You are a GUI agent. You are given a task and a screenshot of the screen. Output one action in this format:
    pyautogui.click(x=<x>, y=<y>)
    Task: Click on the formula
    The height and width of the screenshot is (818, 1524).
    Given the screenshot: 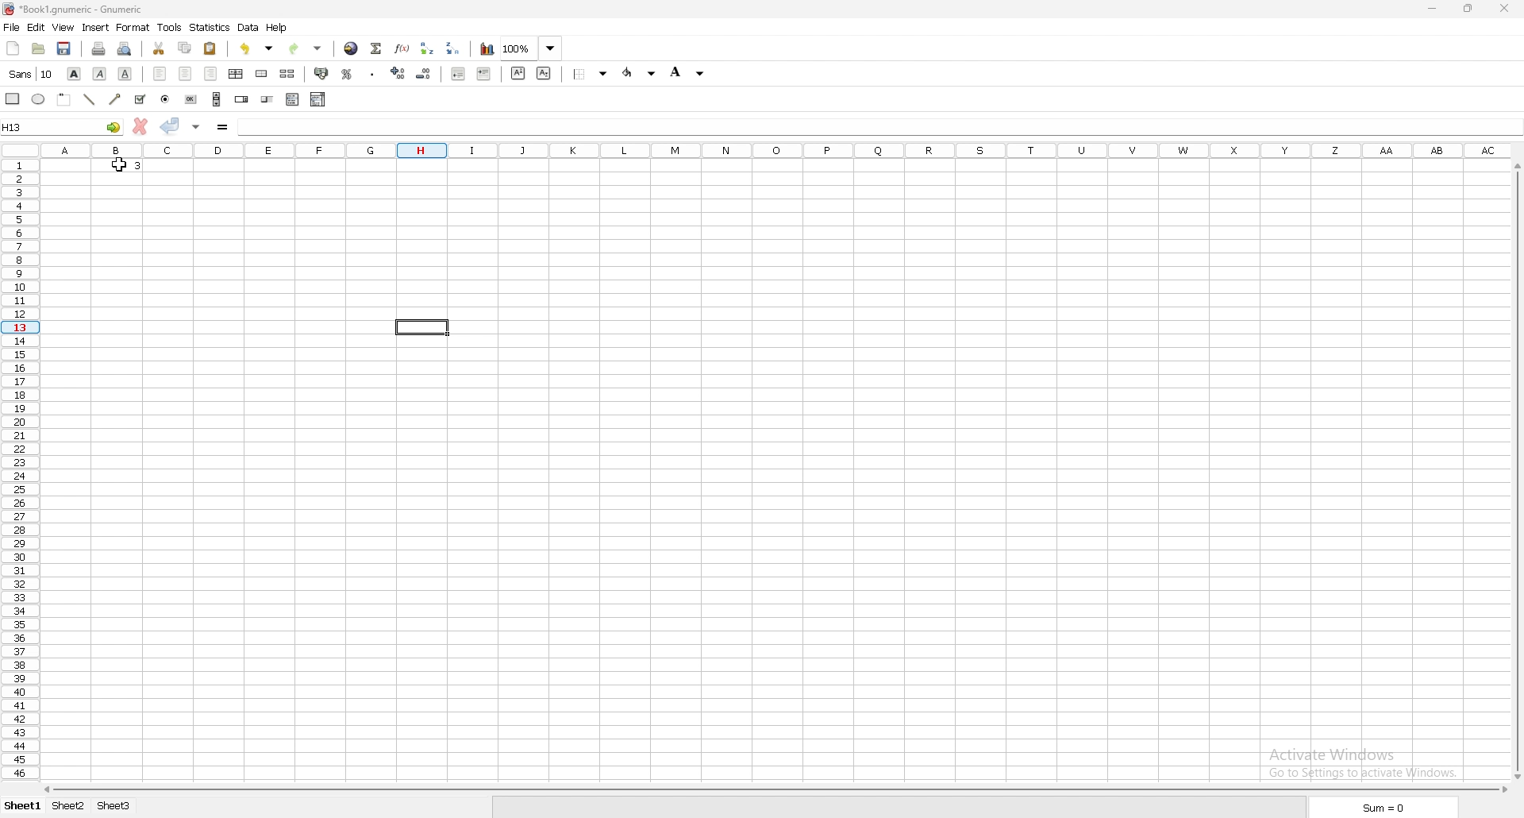 What is the action you would take?
    pyautogui.click(x=223, y=126)
    